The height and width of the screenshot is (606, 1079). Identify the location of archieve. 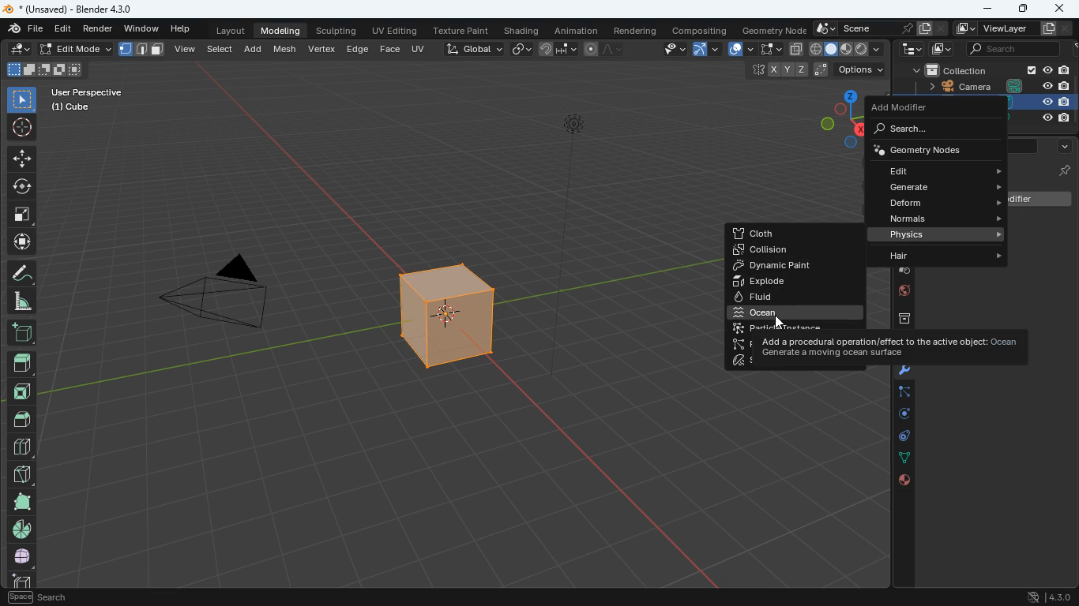
(898, 320).